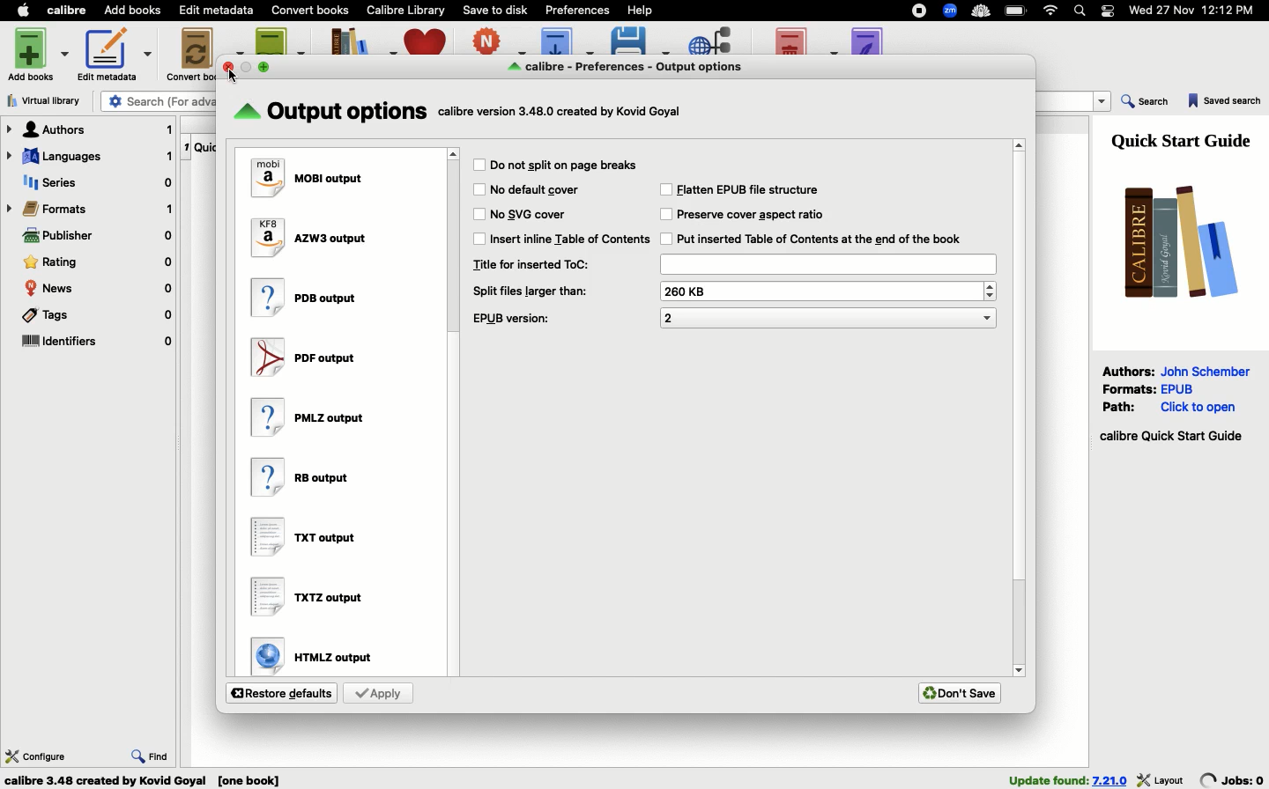  Describe the element at coordinates (1185, 139) in the screenshot. I see `Guide` at that location.